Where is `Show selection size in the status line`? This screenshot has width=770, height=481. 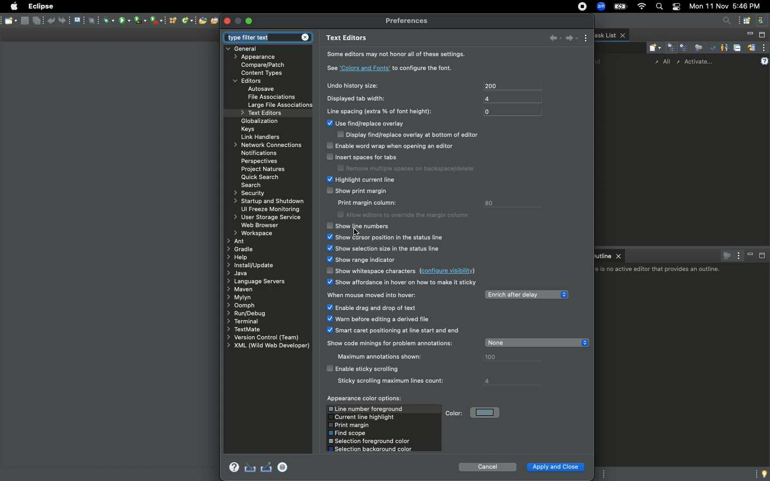 Show selection size in the status line is located at coordinates (384, 248).